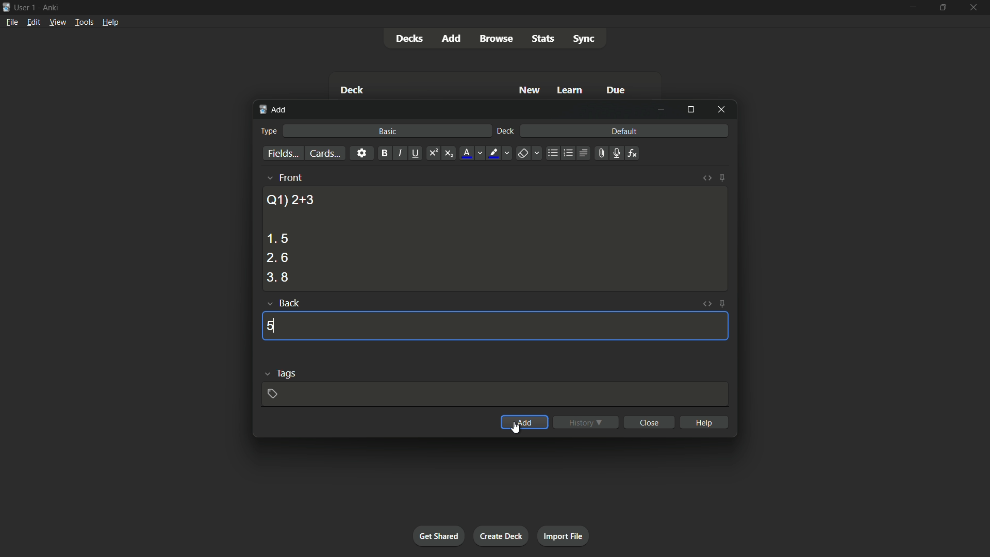 The width and height of the screenshot is (990, 557). What do you see at coordinates (13, 22) in the screenshot?
I see `file menu` at bounding box center [13, 22].